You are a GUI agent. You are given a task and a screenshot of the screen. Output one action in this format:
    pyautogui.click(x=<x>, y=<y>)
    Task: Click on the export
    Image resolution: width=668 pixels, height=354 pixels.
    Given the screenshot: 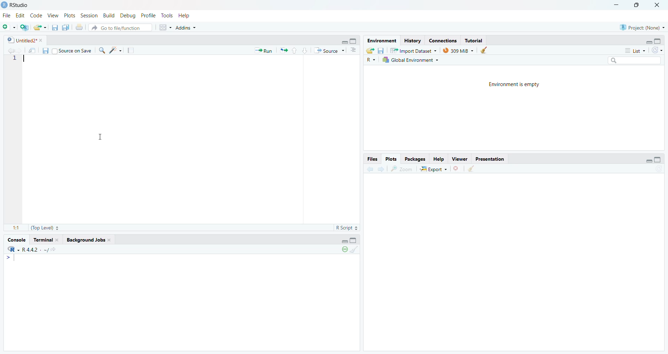 What is the action you would take?
    pyautogui.click(x=369, y=51)
    